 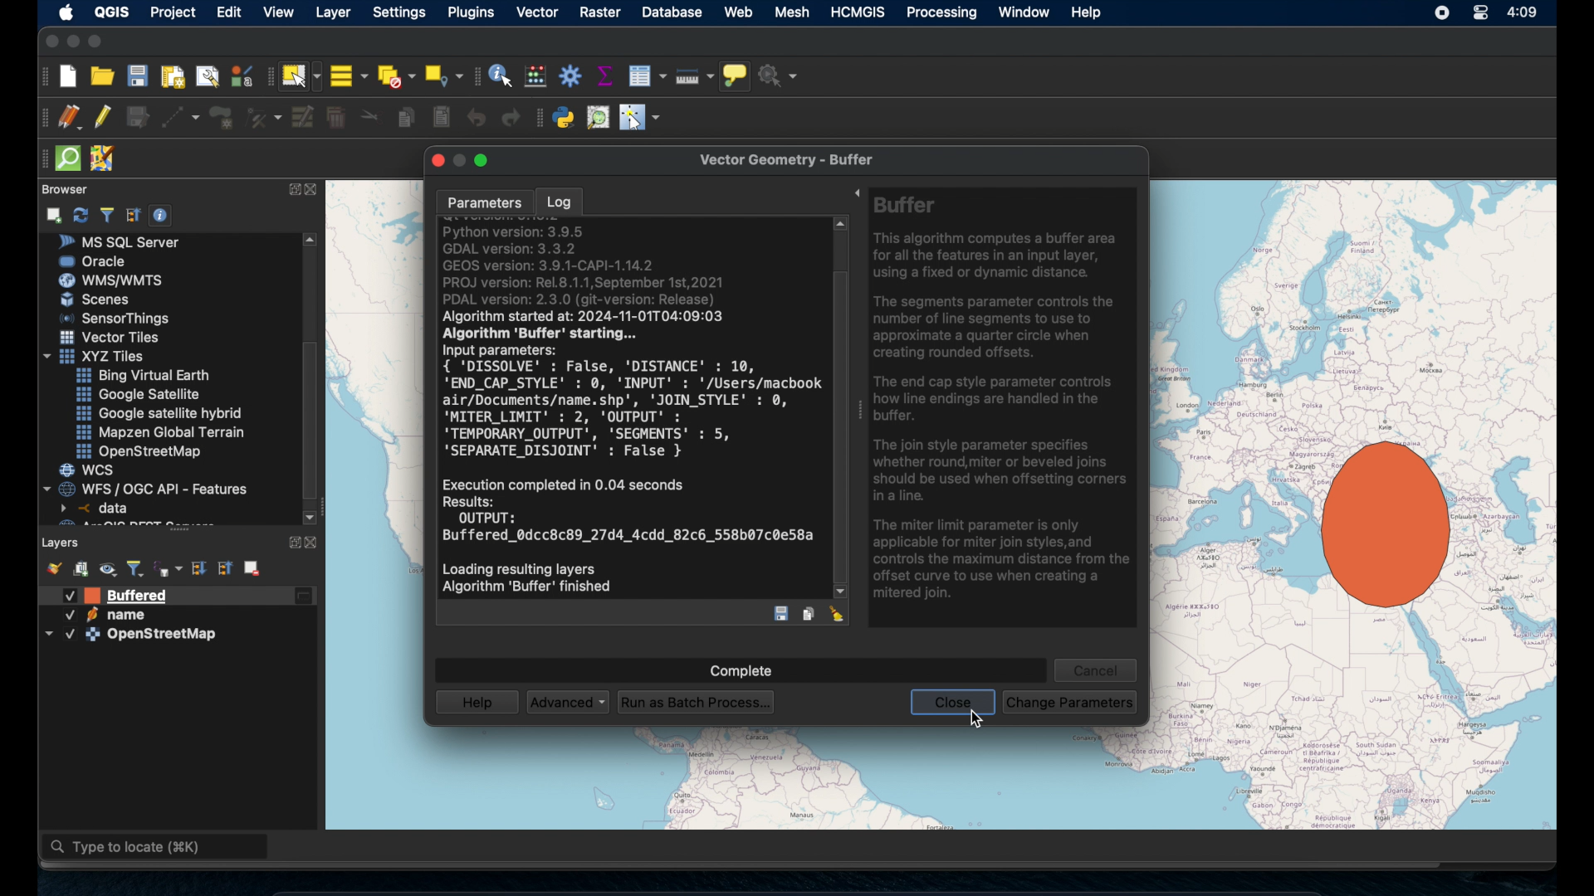 What do you see at coordinates (68, 117) in the screenshot?
I see `current edits` at bounding box center [68, 117].